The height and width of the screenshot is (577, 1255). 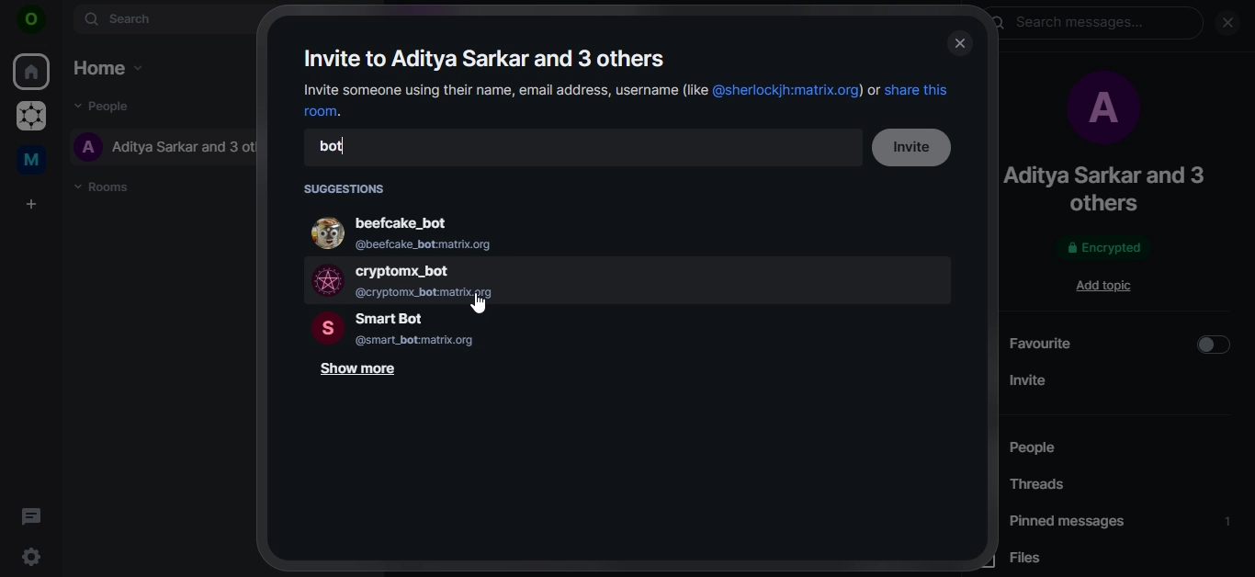 I want to click on close, so click(x=1227, y=24).